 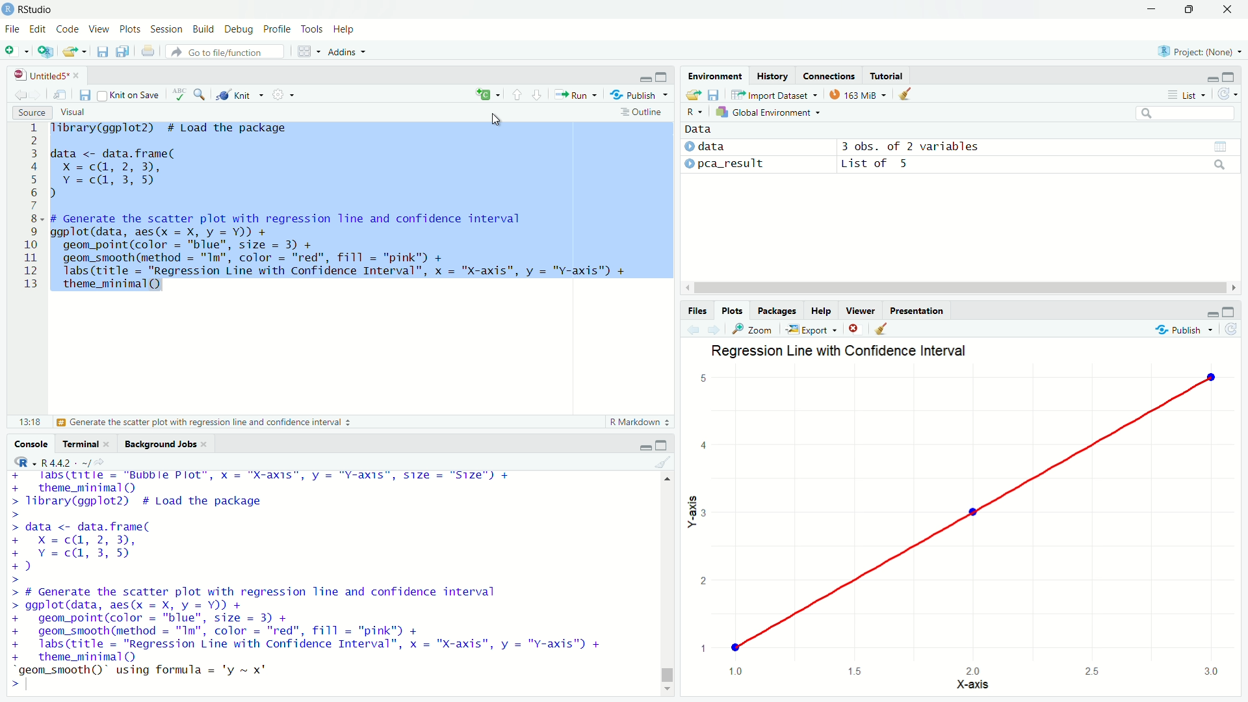 I want to click on line numbers, so click(x=29, y=207).